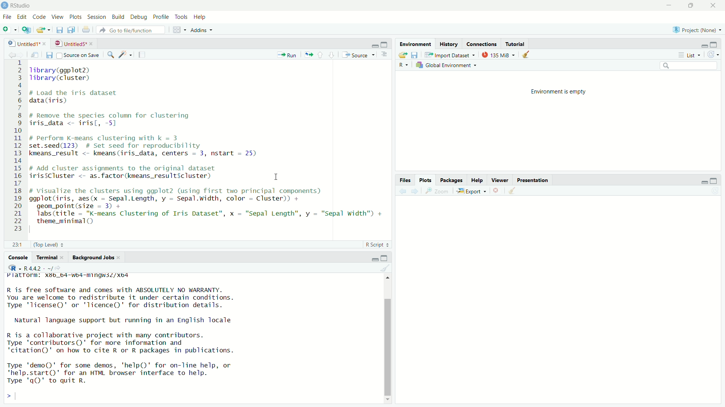 This screenshot has width=725, height=407. Describe the element at coordinates (400, 191) in the screenshot. I see `previous plot` at that location.